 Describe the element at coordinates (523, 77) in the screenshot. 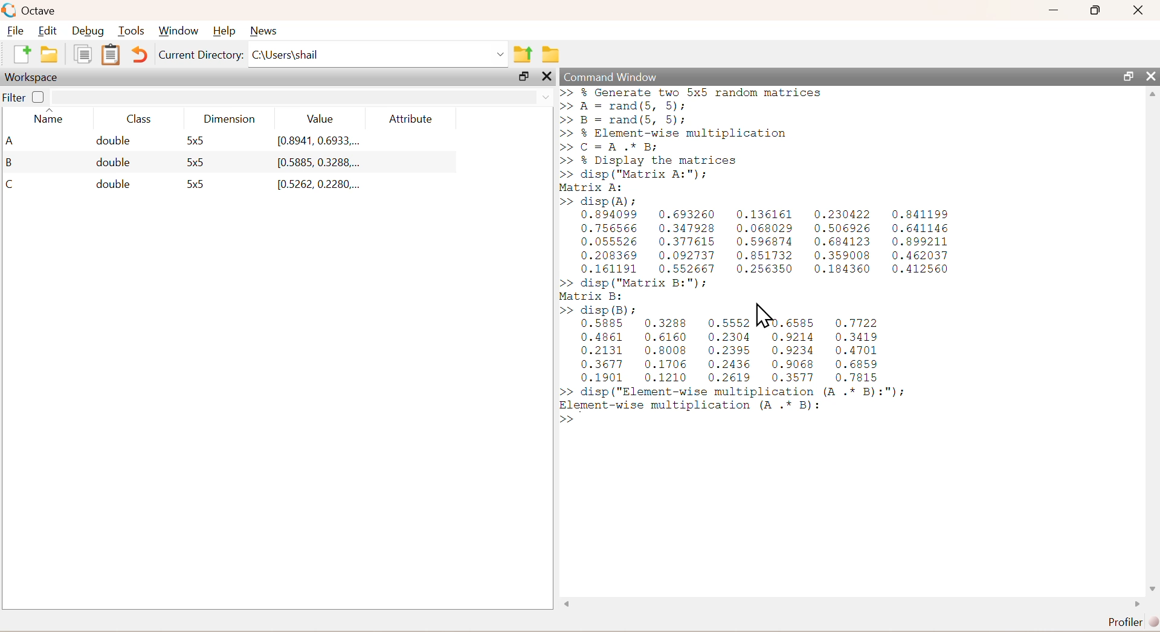

I see `Maximize/Restore` at that location.